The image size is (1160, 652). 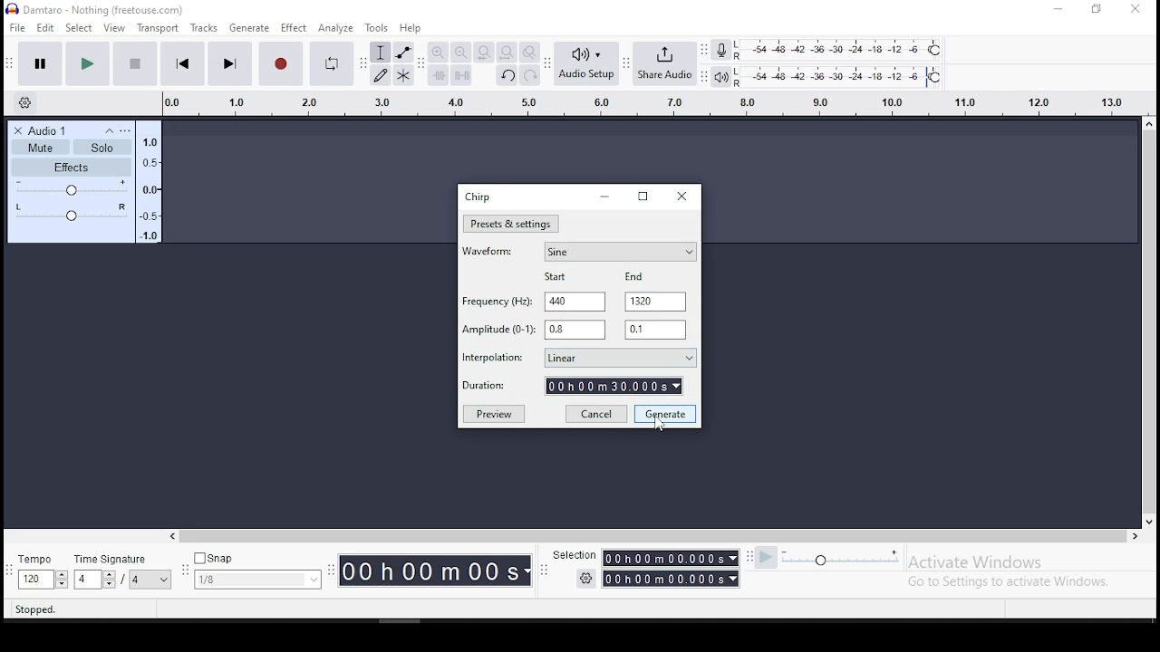 What do you see at coordinates (28, 104) in the screenshot?
I see `timeline settings` at bounding box center [28, 104].